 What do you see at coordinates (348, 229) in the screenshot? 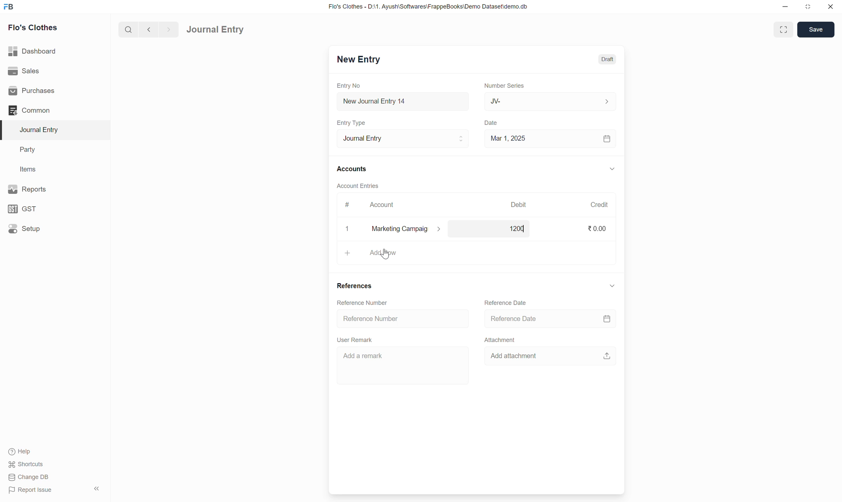
I see `x` at bounding box center [348, 229].